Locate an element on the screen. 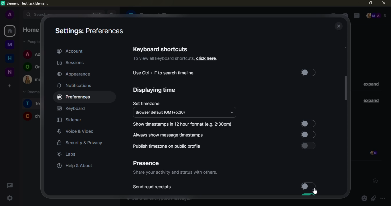 Image resolution: width=391 pixels, height=206 pixels. sent is located at coordinates (374, 181).